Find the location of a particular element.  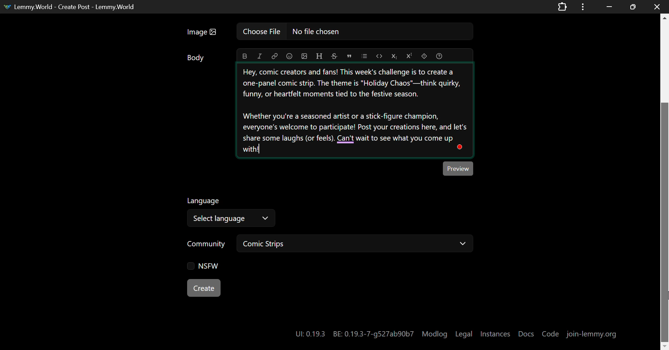

Body is located at coordinates (196, 59).